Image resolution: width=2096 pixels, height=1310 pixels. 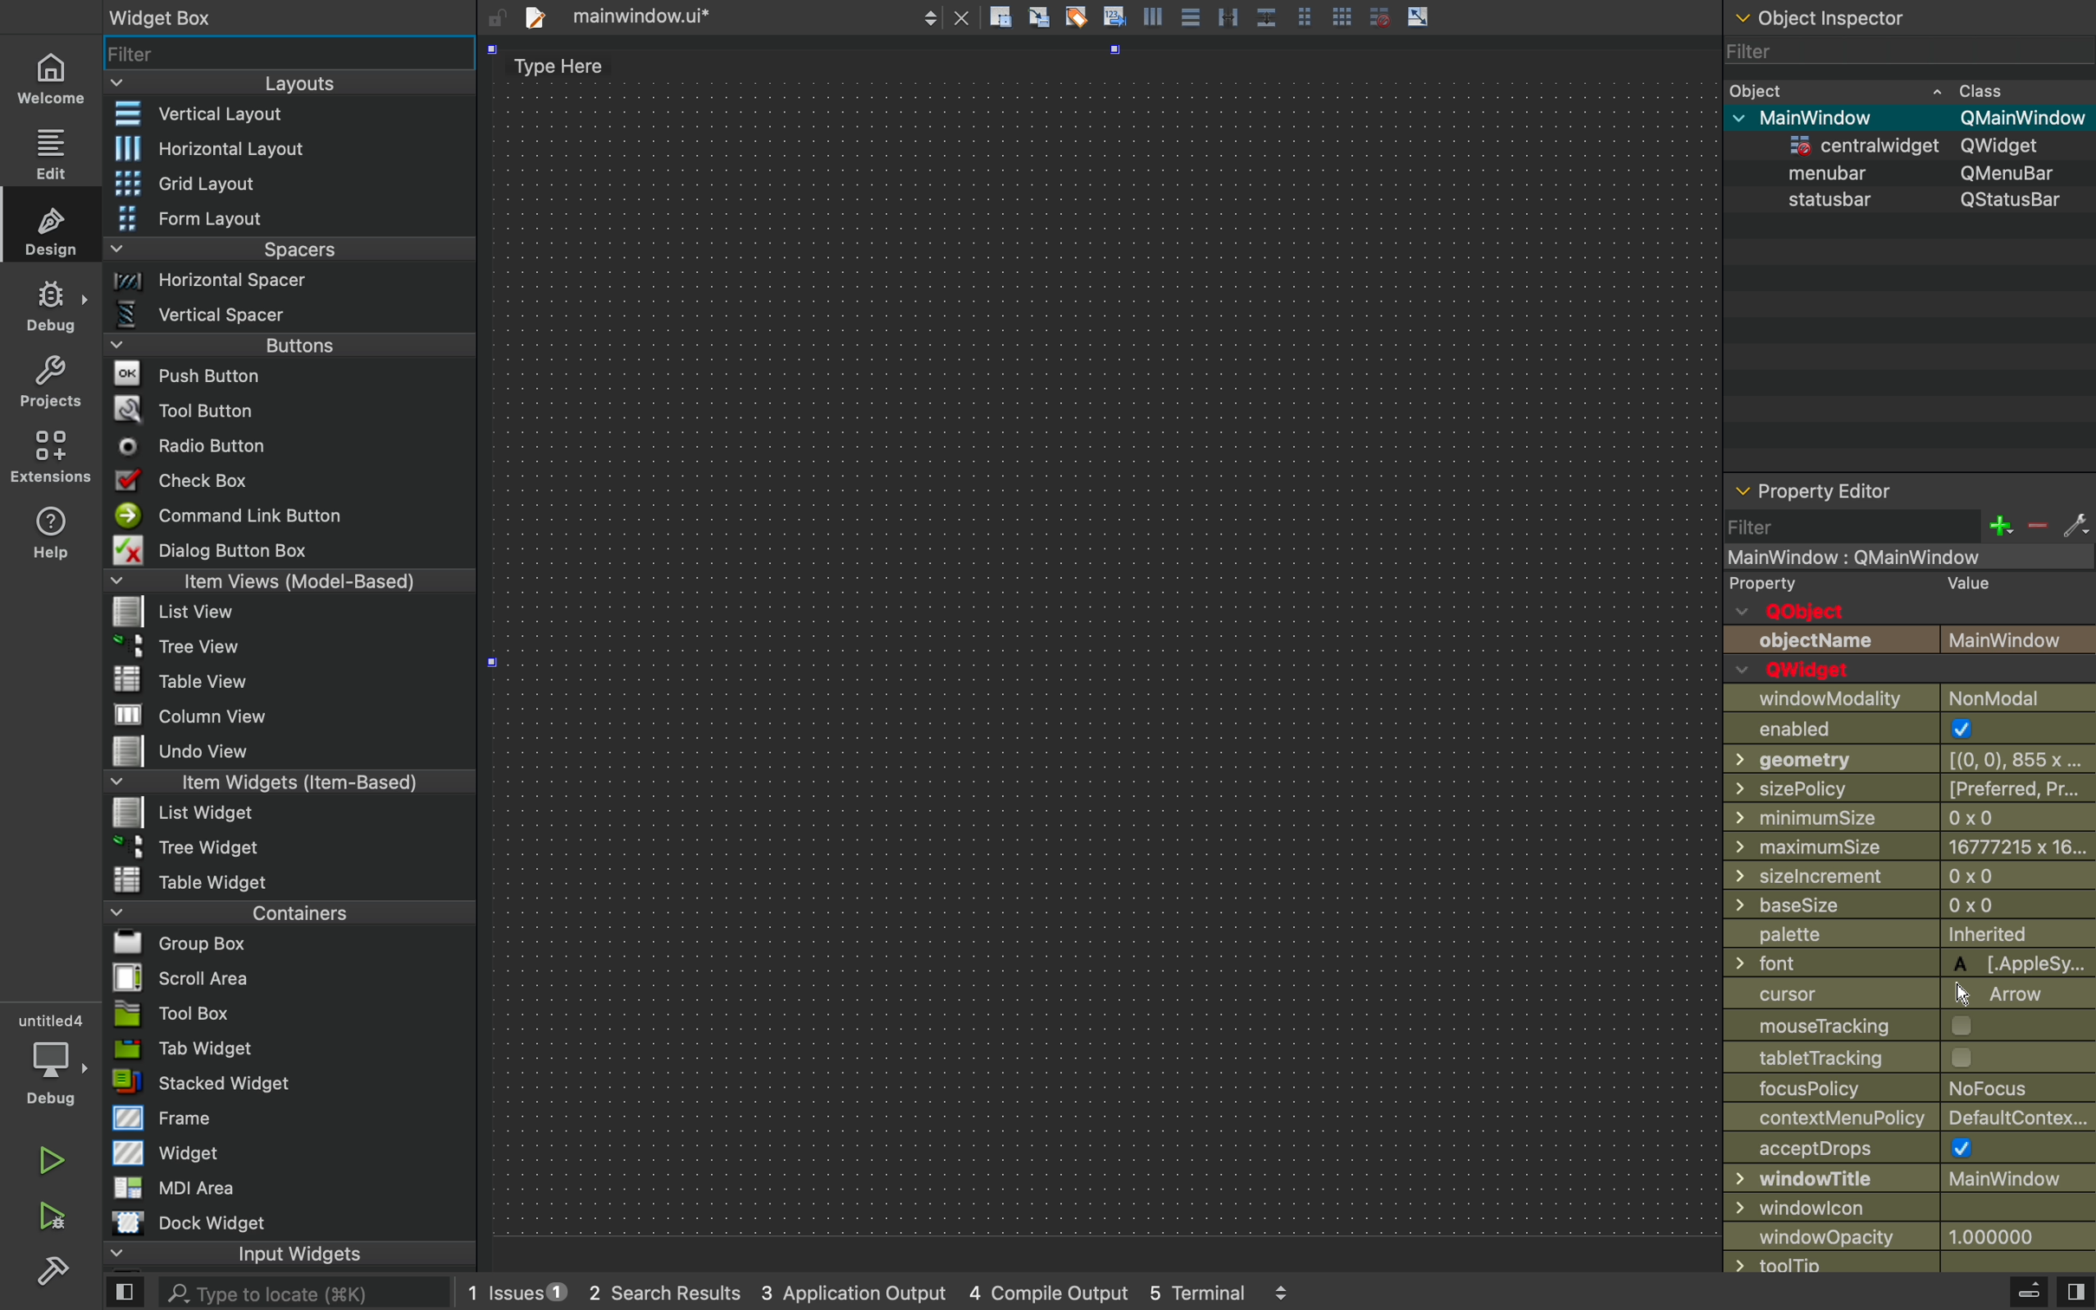 What do you see at coordinates (49, 457) in the screenshot?
I see `environmnt` at bounding box center [49, 457].